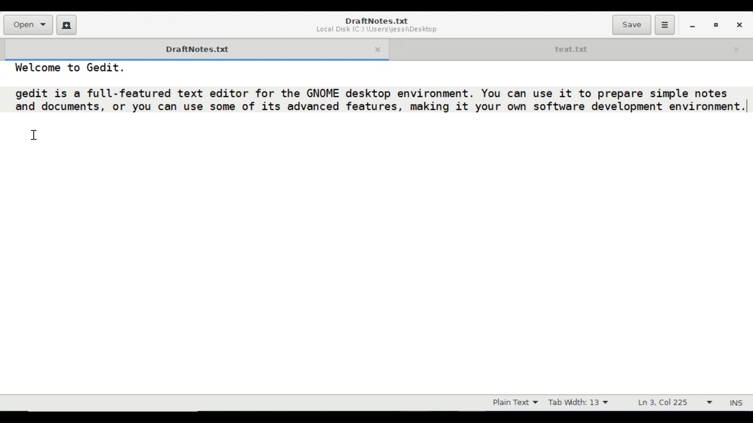 This screenshot has height=423, width=753. What do you see at coordinates (64, 68) in the screenshot?
I see `Welcome to Gedit.` at bounding box center [64, 68].